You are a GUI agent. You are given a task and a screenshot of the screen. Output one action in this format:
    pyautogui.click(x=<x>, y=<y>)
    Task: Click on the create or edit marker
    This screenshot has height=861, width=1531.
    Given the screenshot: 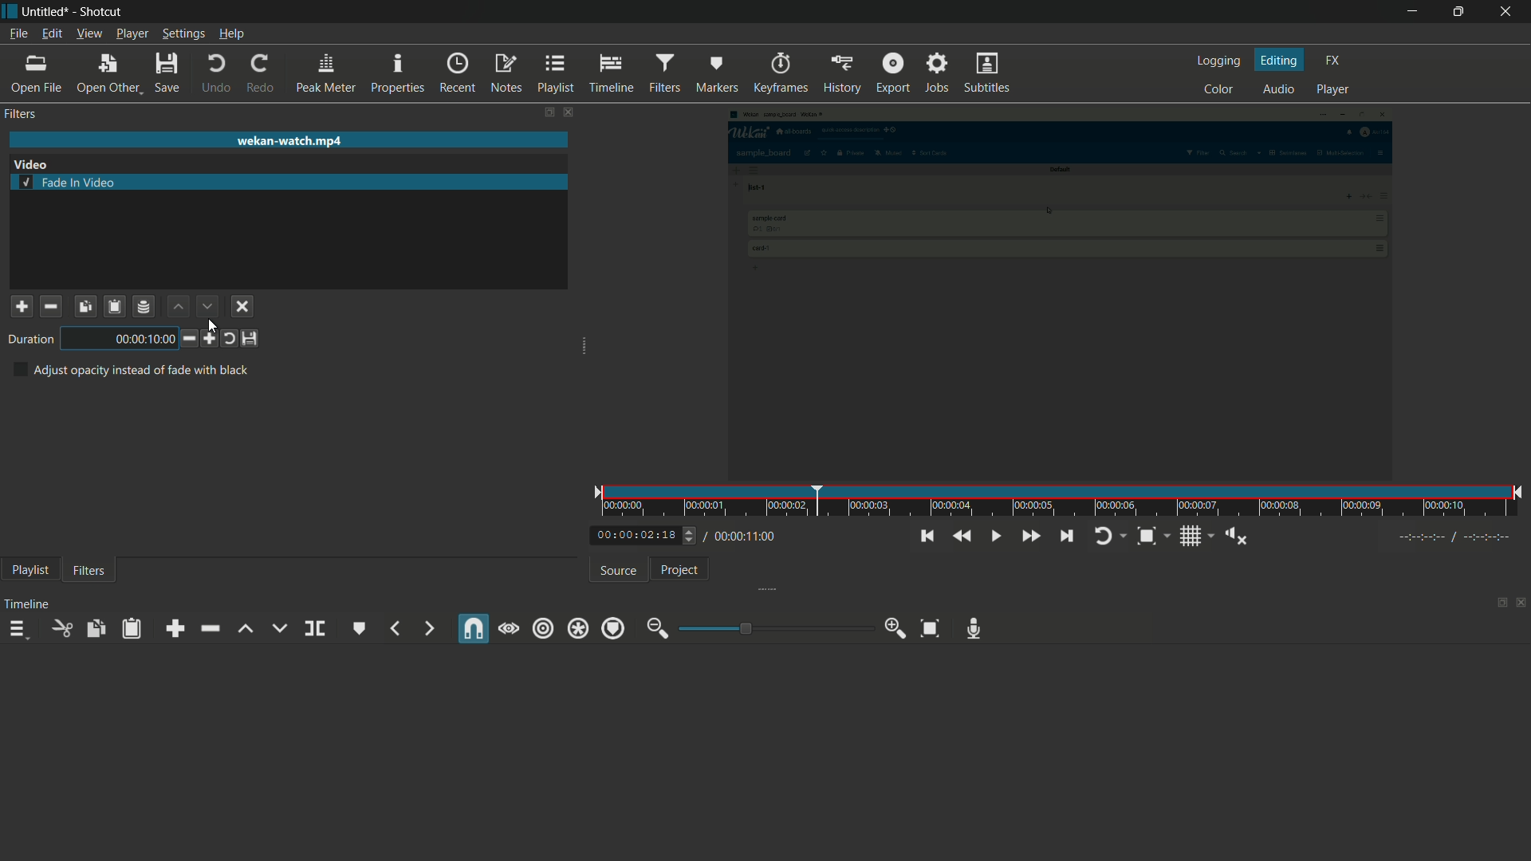 What is the action you would take?
    pyautogui.click(x=360, y=629)
    